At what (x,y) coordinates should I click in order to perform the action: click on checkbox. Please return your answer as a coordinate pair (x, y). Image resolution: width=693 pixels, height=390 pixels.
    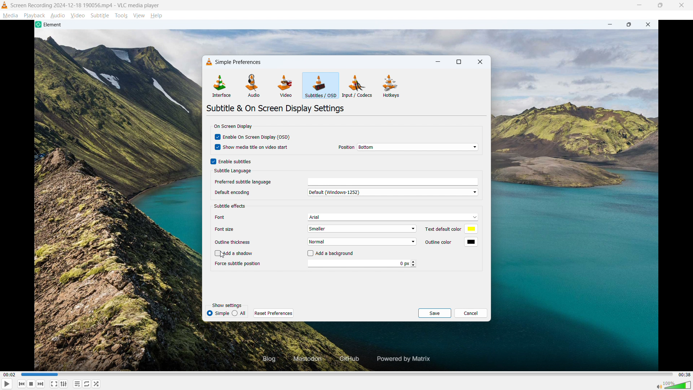
    Looking at the image, I should click on (212, 161).